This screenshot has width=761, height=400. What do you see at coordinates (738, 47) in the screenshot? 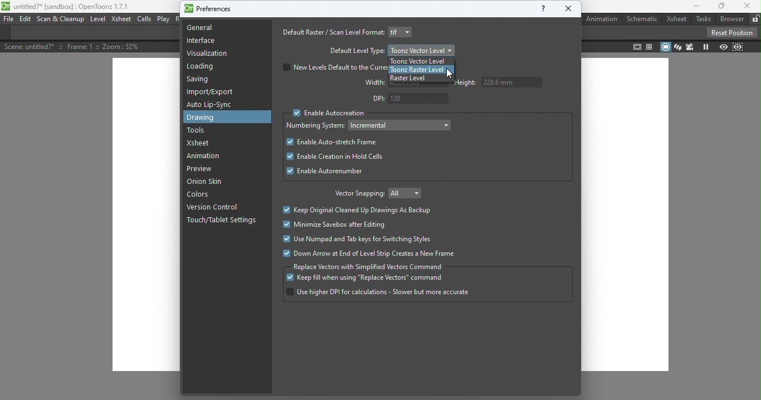
I see `Sub-camera preview` at bounding box center [738, 47].